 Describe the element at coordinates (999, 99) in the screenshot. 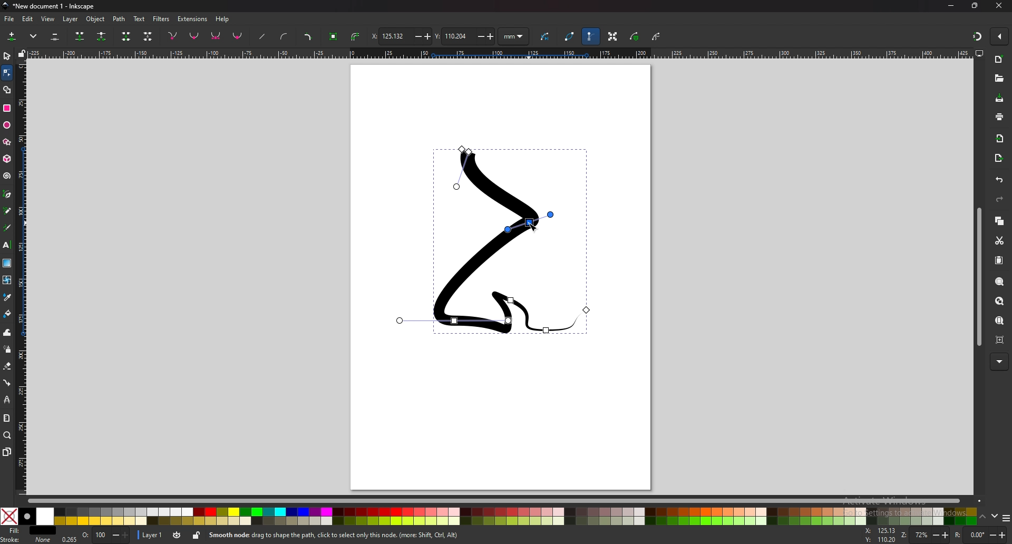

I see `save` at that location.